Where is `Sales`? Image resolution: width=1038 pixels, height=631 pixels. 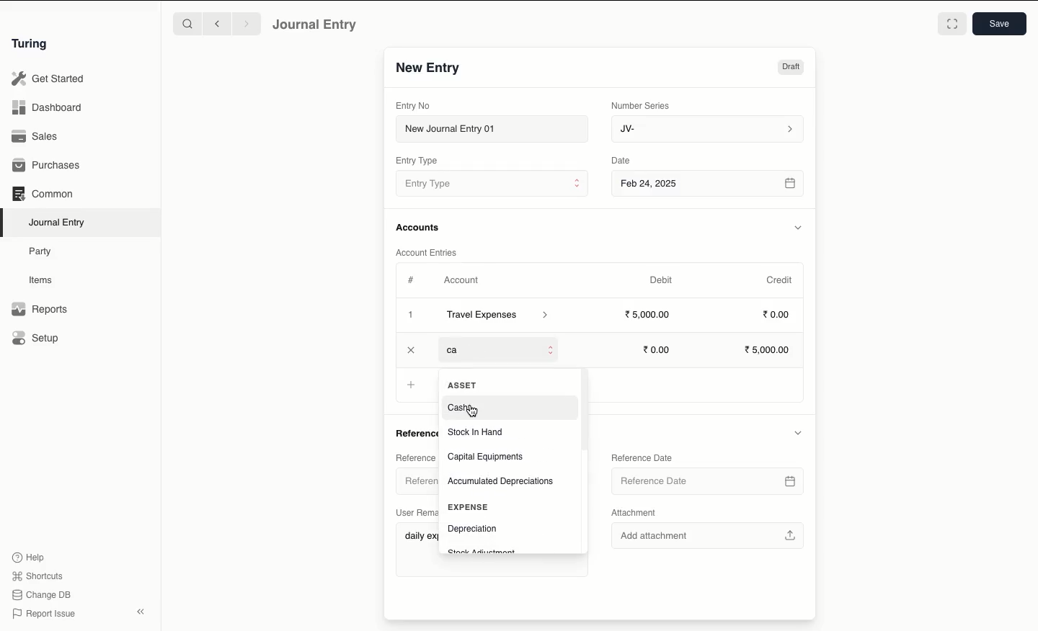 Sales is located at coordinates (37, 136).